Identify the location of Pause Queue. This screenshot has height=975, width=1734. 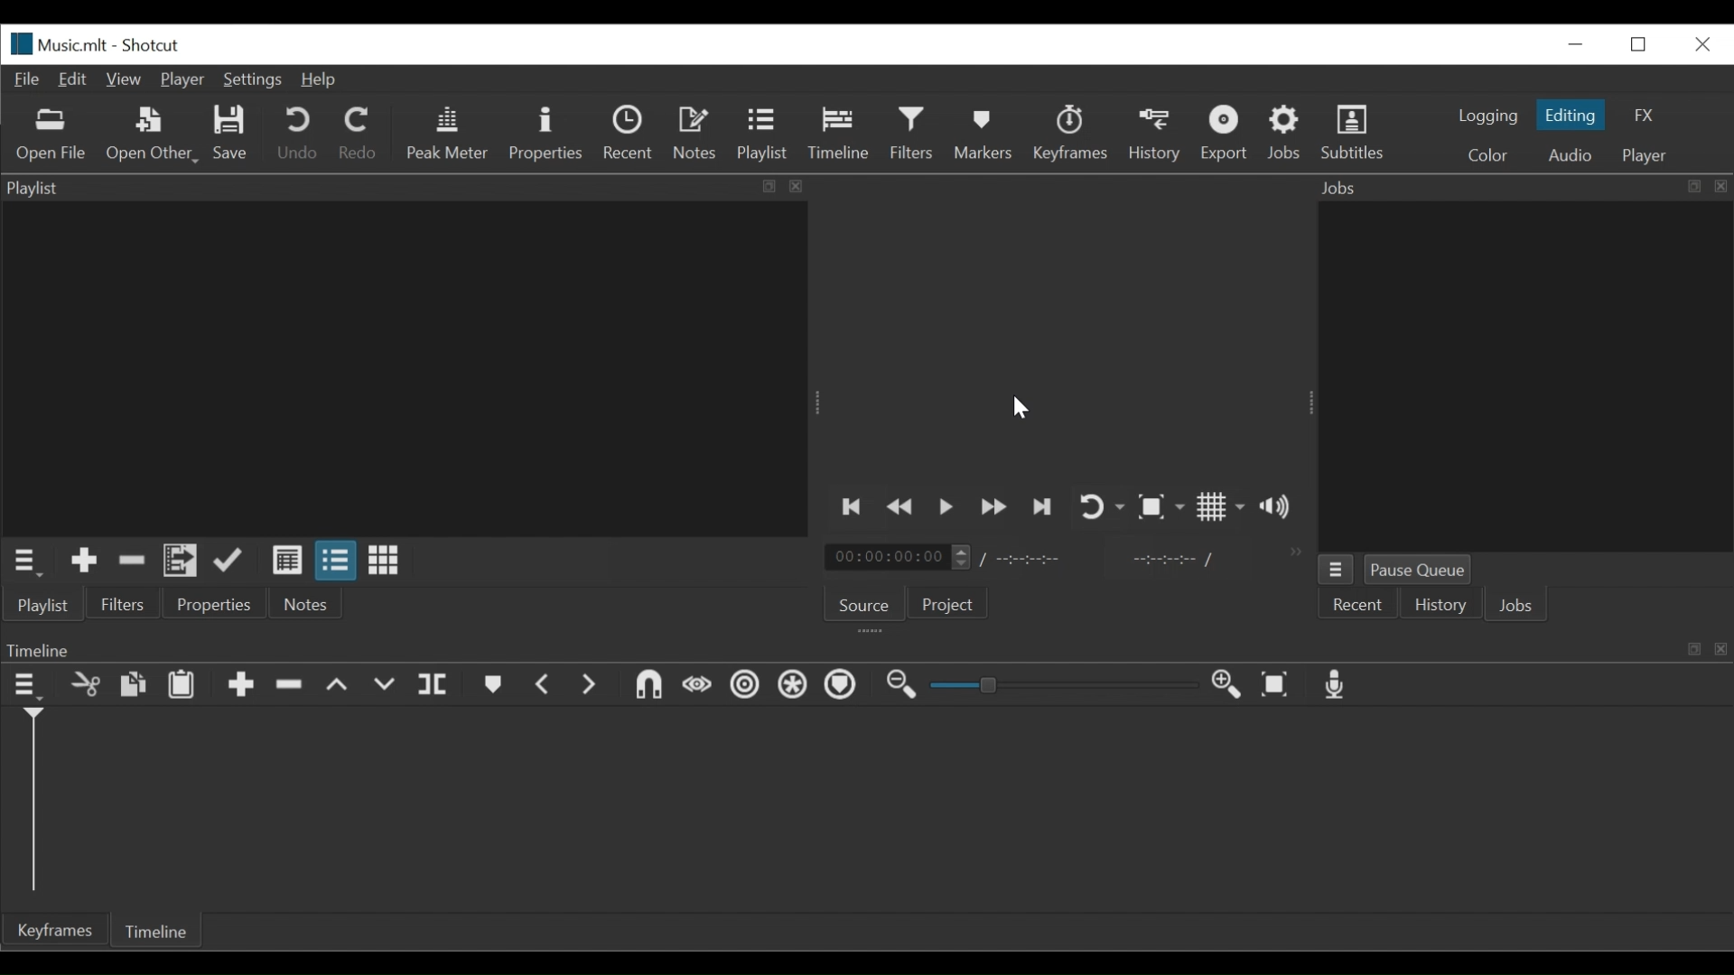
(1423, 569).